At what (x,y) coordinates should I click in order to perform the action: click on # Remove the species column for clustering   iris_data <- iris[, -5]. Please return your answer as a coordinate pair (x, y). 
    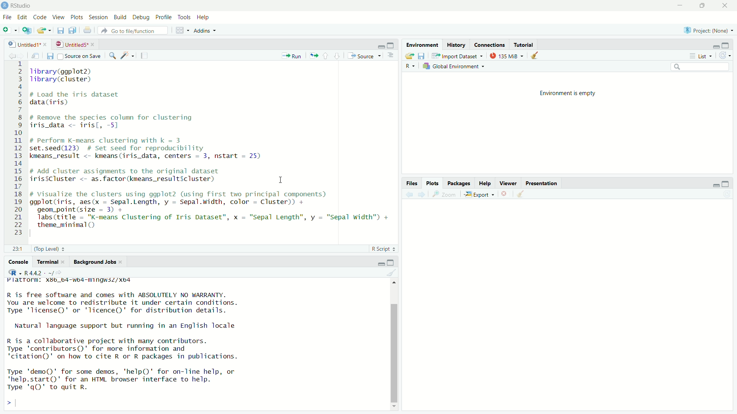
    Looking at the image, I should click on (123, 121).